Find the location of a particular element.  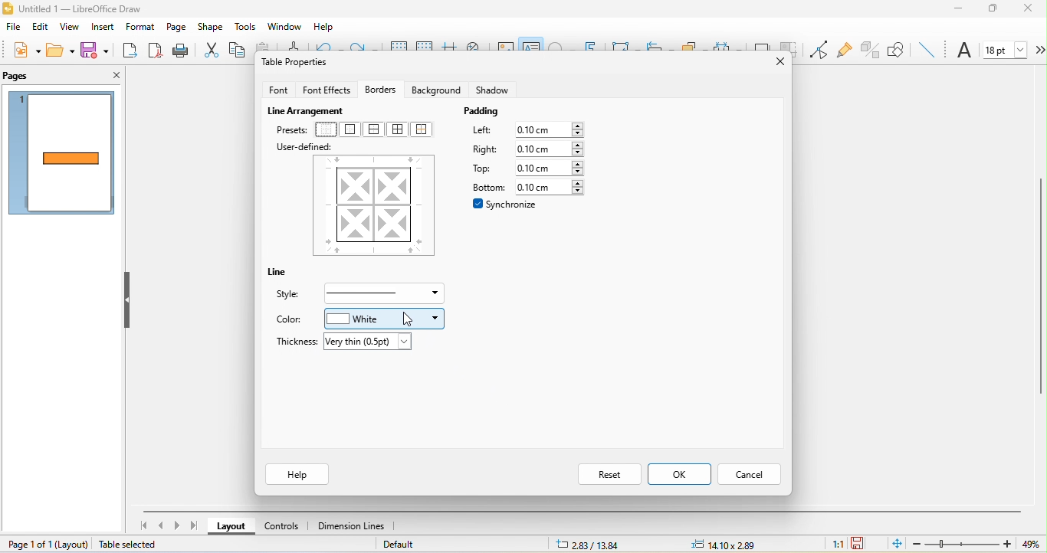

copy is located at coordinates (240, 51).